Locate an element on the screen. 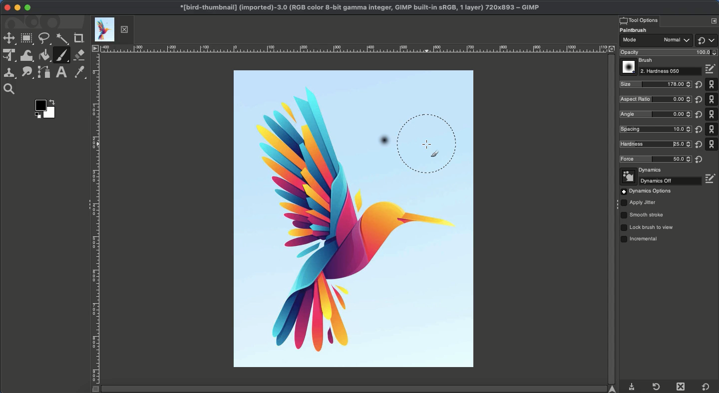 The height and width of the screenshot is (393, 719). image is located at coordinates (355, 90).